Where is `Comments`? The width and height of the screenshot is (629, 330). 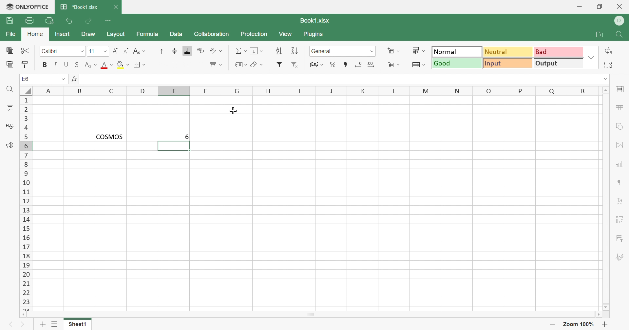 Comments is located at coordinates (9, 107).